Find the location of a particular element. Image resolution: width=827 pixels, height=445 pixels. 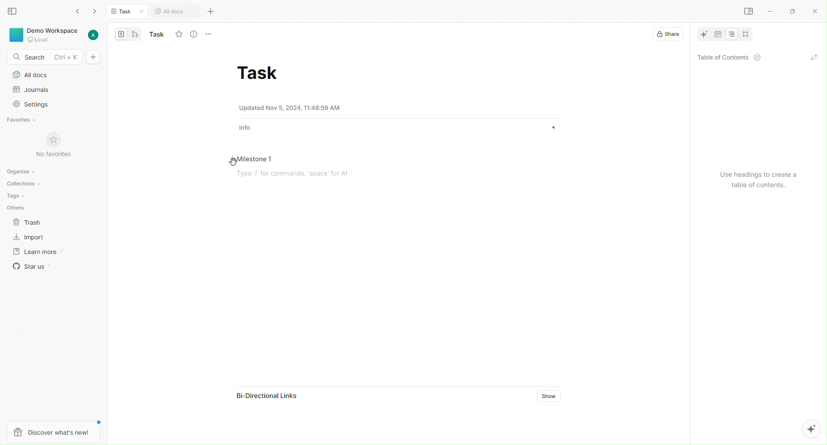

Organize is located at coordinates (19, 171).